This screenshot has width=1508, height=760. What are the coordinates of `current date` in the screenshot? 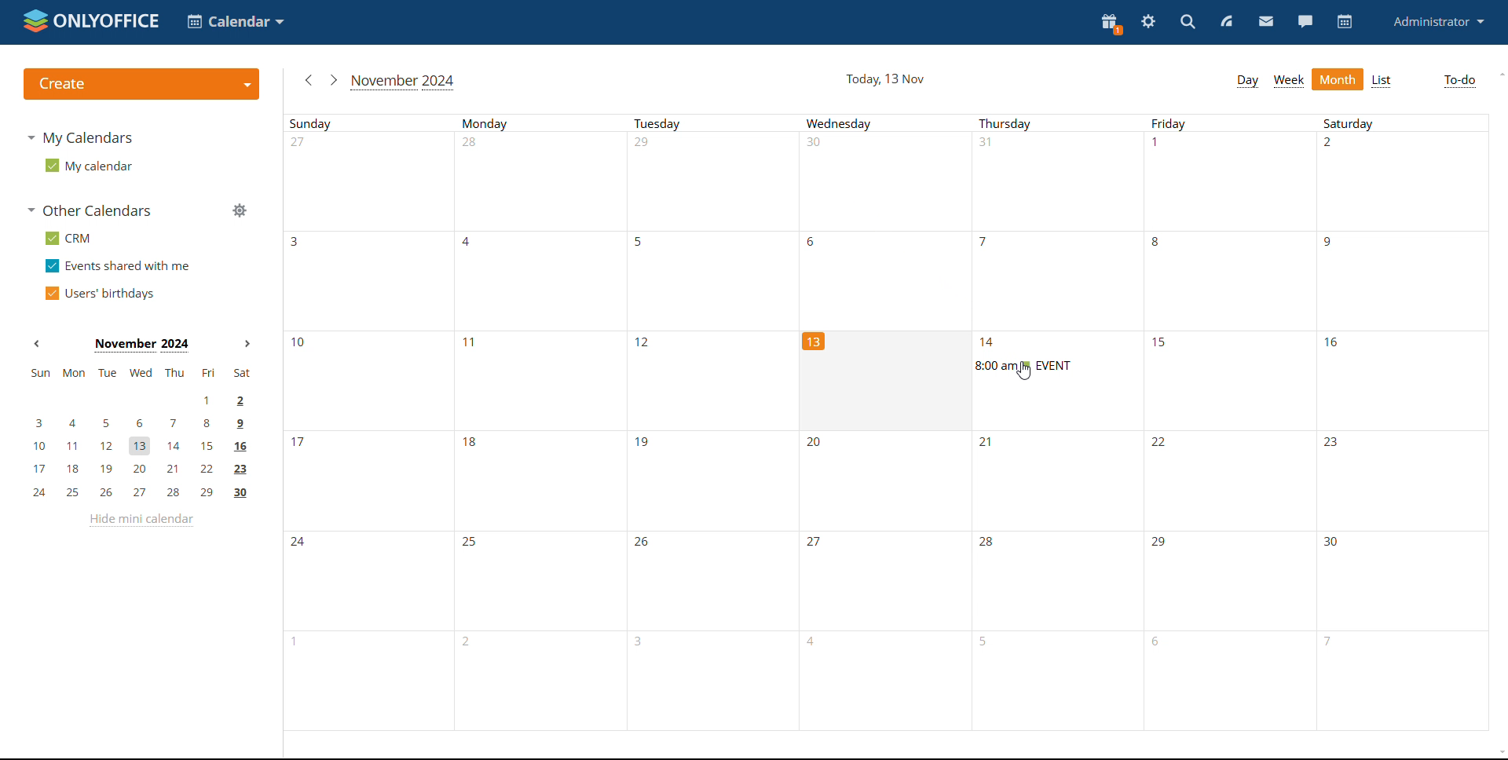 It's located at (883, 79).